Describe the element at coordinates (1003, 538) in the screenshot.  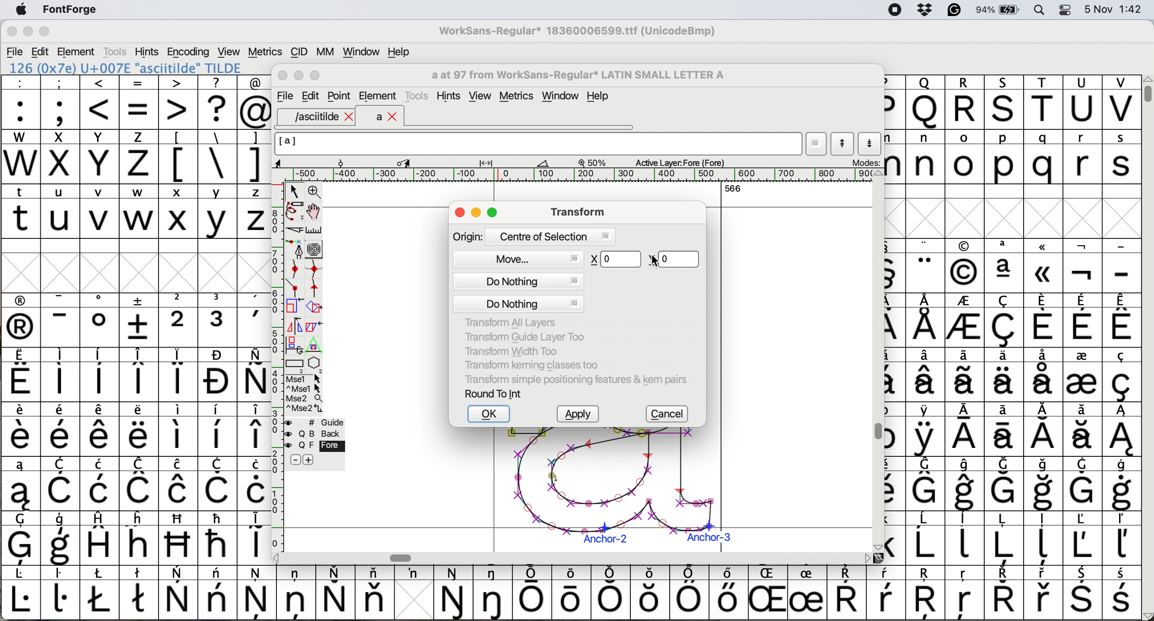
I see `symbol` at that location.